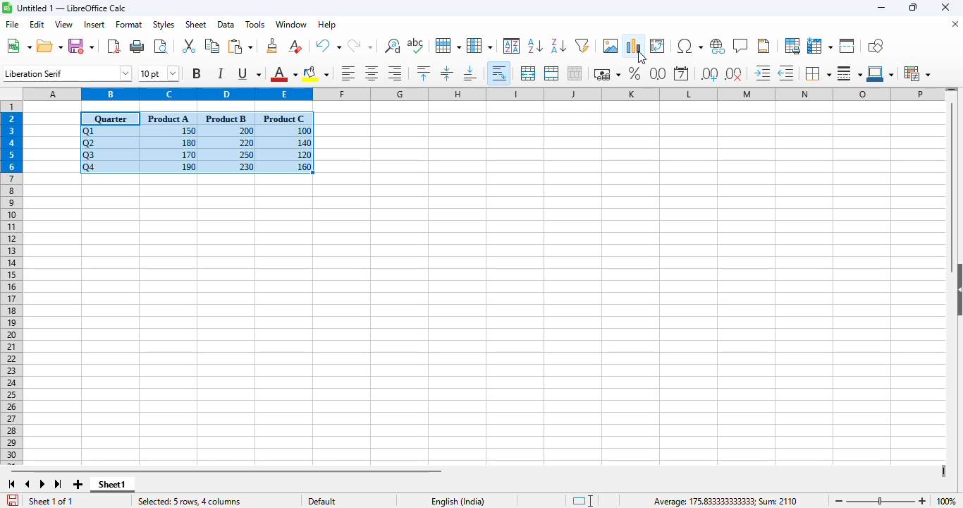 Image resolution: width=963 pixels, height=508 pixels. I want to click on view, so click(63, 24).